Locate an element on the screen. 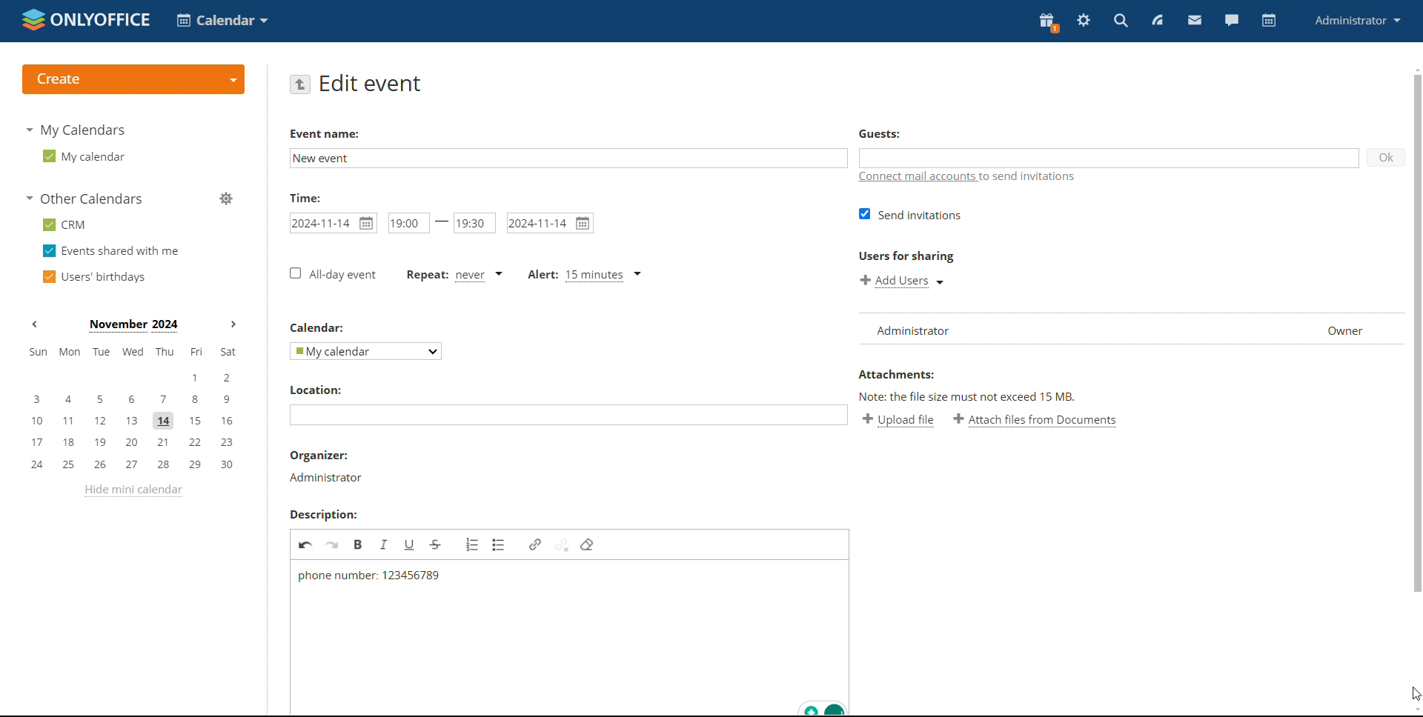 This screenshot has width=1423, height=717. strikethrough is located at coordinates (436, 544).